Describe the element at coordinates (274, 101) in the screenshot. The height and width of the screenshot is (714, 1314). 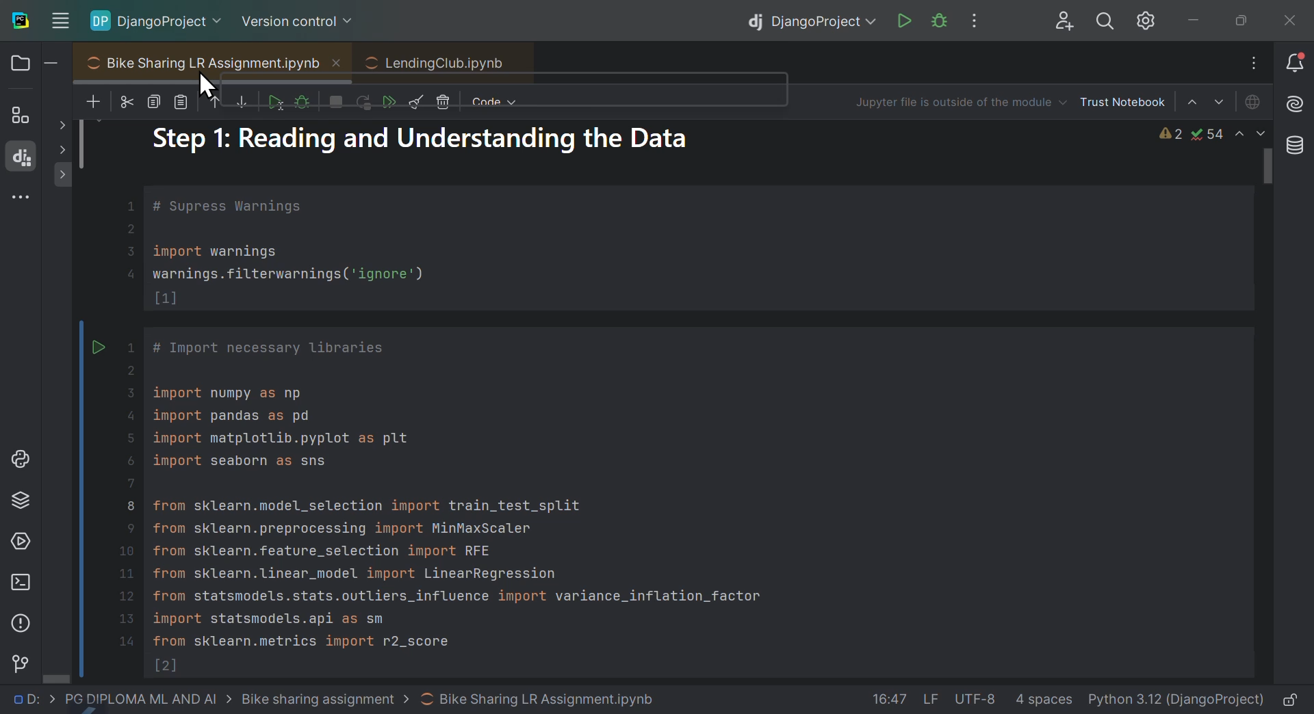
I see `run cell and select below` at that location.